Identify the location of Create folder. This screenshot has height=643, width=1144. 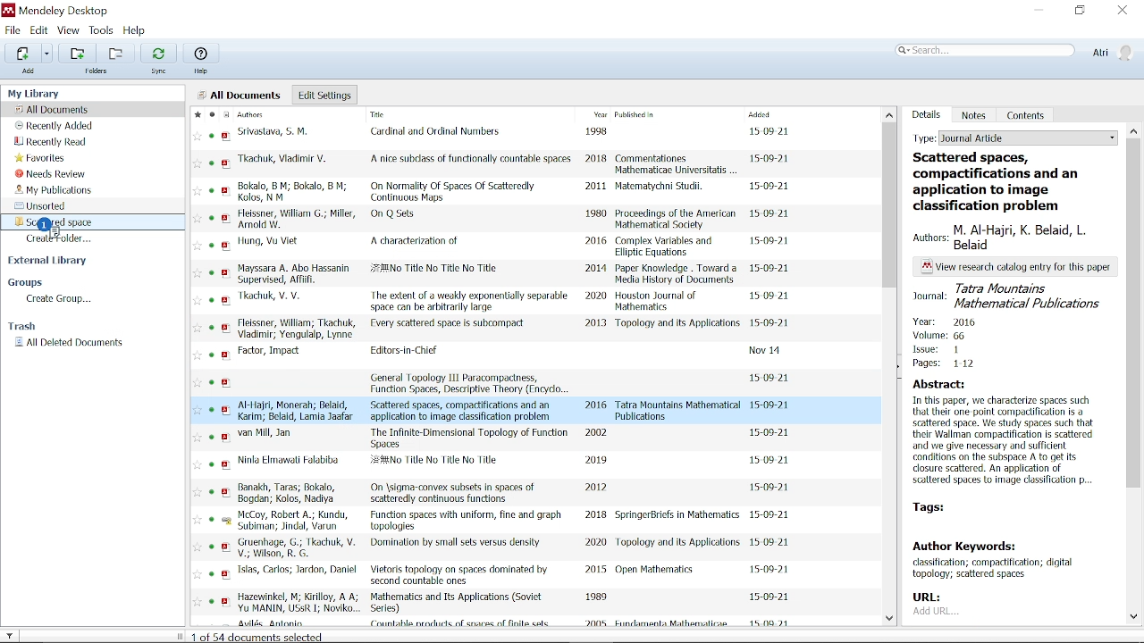
(63, 238).